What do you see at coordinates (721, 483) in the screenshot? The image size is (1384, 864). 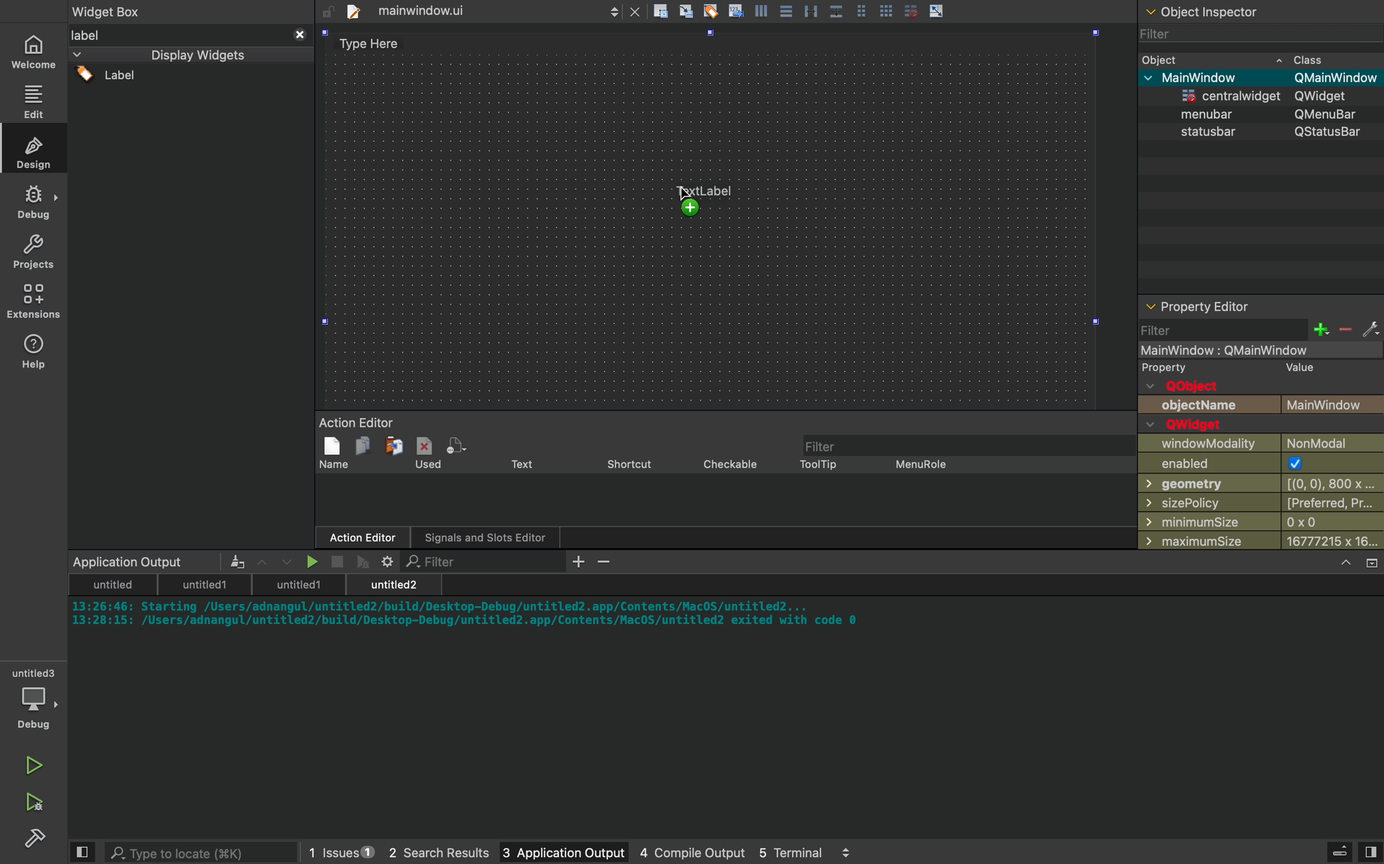 I see `action editor ` at bounding box center [721, 483].